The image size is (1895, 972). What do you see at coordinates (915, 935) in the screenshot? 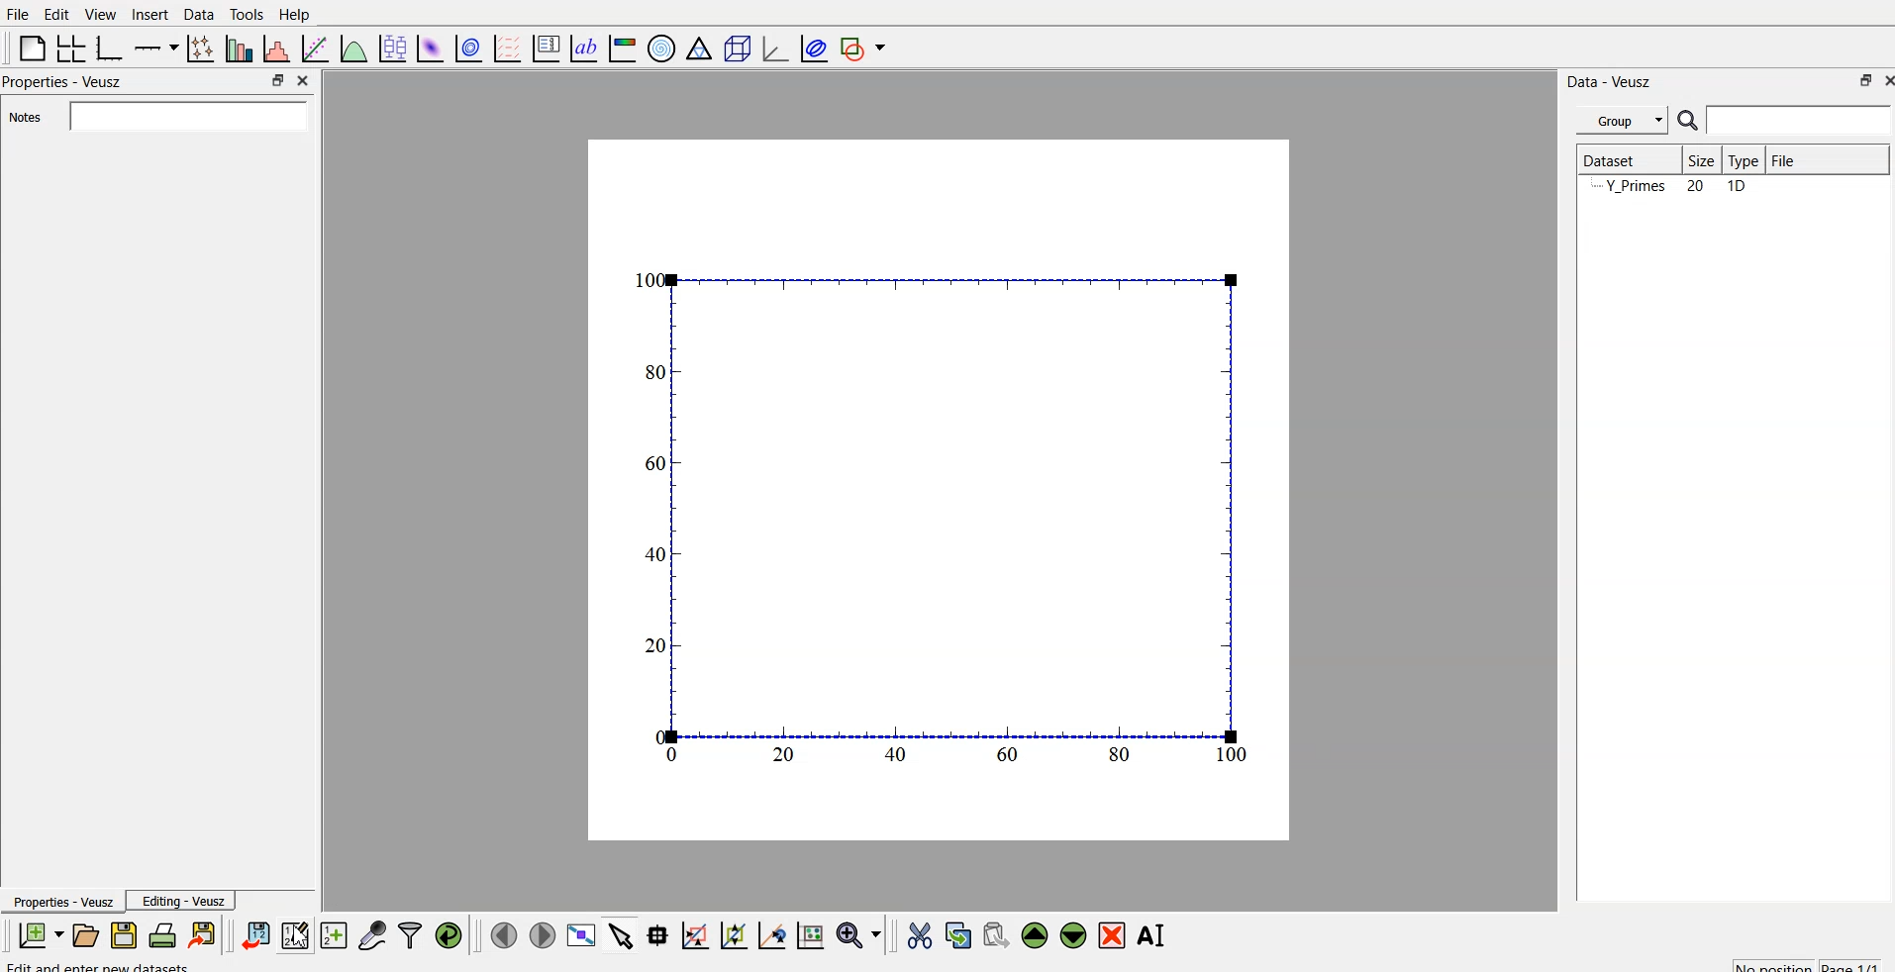
I see `cut the widget` at bounding box center [915, 935].